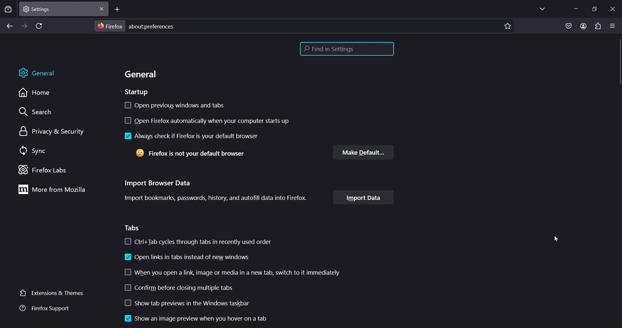 This screenshot has width=622, height=328. Describe the element at coordinates (24, 26) in the screenshot. I see `go forward one page` at that location.